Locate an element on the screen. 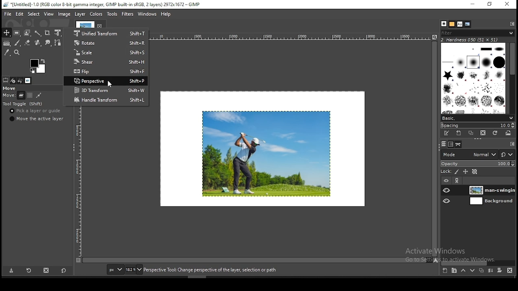 This screenshot has width=518, height=291. open brush as image is located at coordinates (508, 133).